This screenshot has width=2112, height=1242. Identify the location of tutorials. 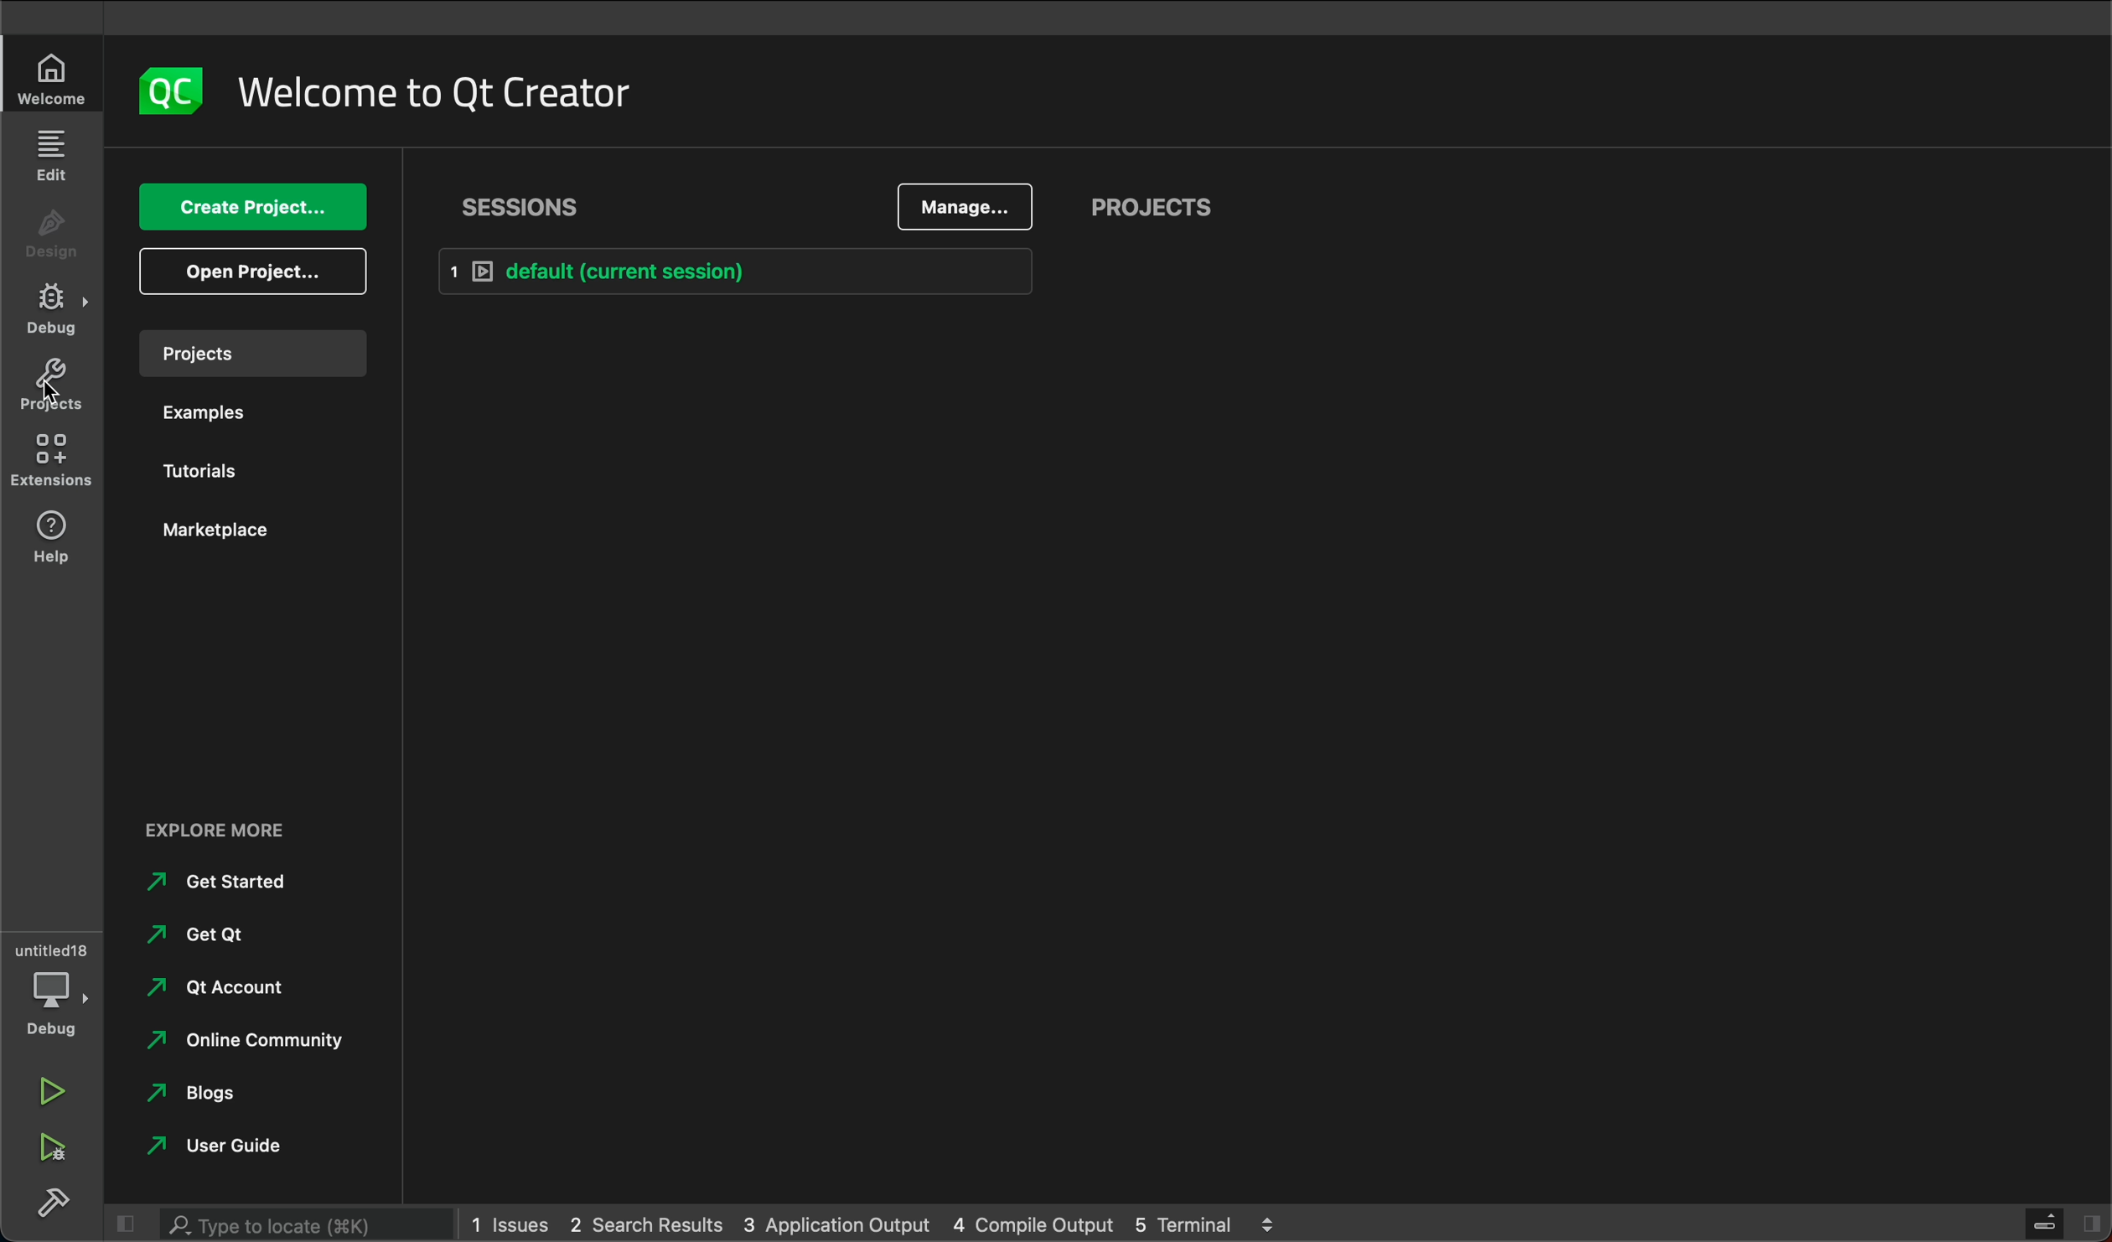
(236, 471).